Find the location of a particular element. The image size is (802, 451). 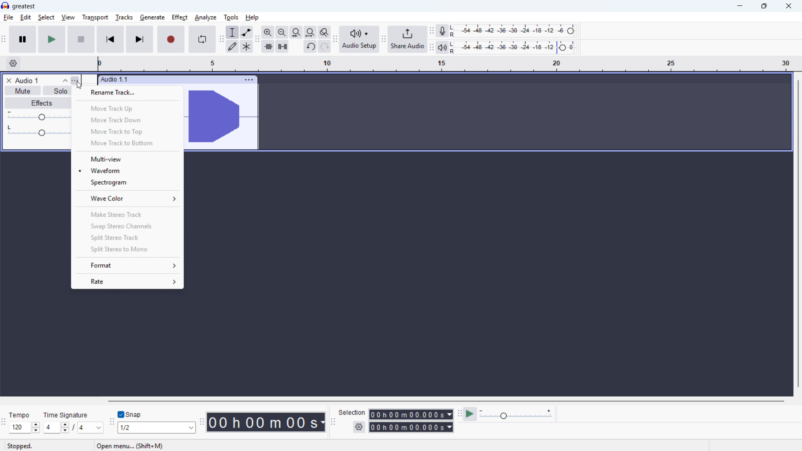

Edit  is located at coordinates (26, 18).